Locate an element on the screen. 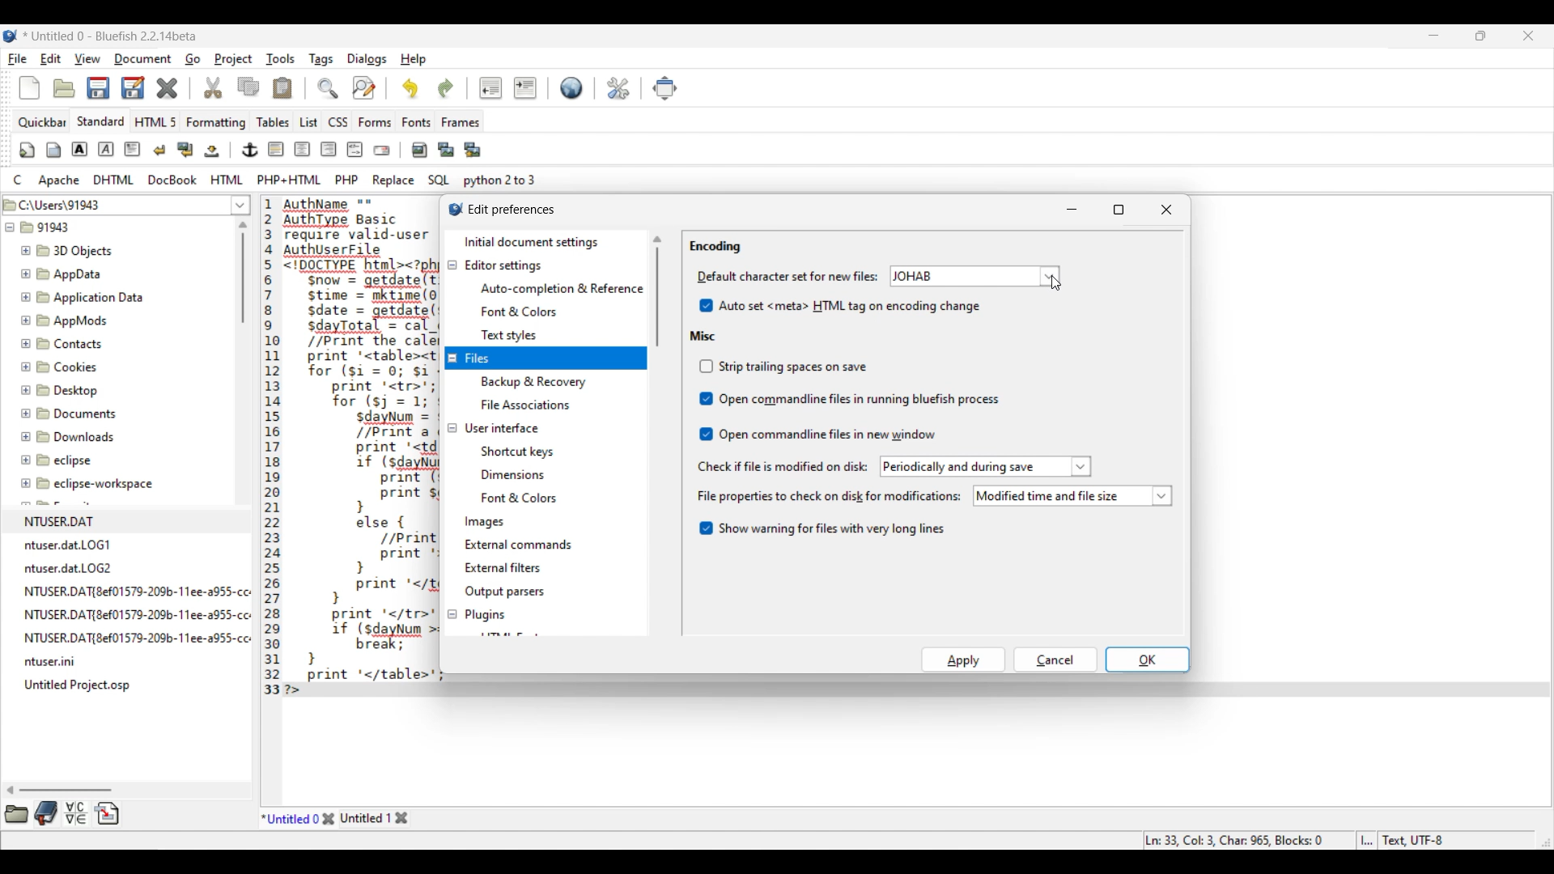  Indicates check if file is modified on disc is located at coordinates (782, 467).